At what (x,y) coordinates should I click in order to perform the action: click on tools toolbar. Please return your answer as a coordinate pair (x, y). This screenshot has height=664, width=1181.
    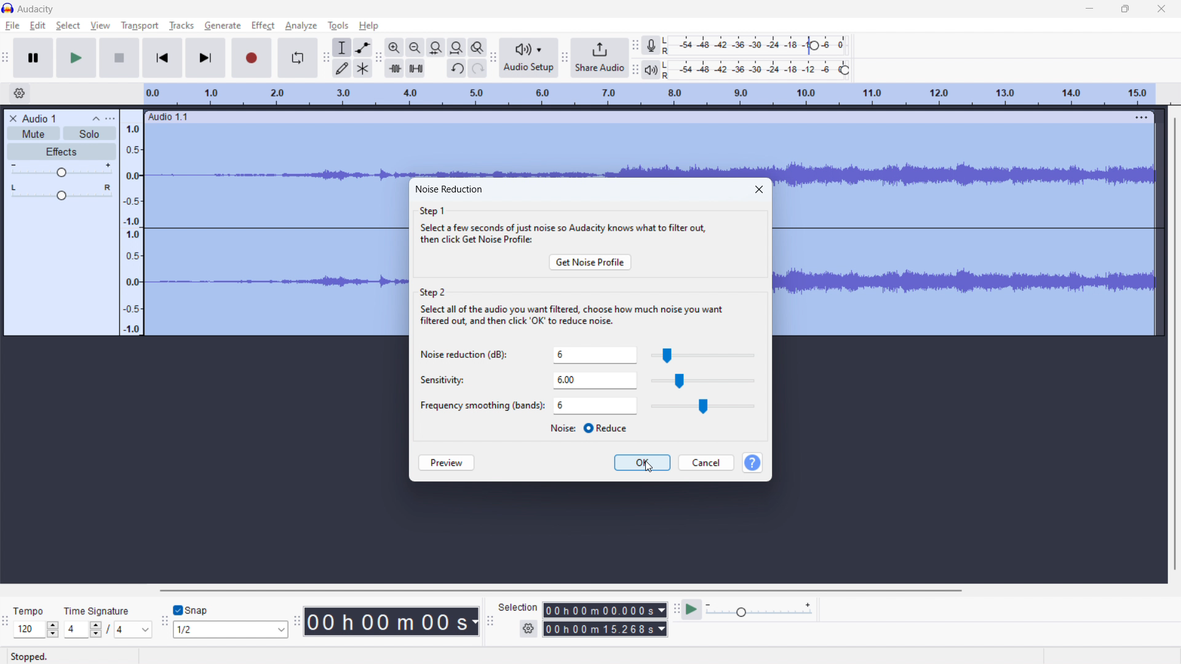
    Looking at the image, I should click on (326, 58).